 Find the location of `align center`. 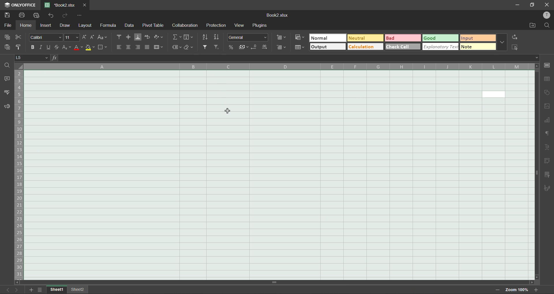

align center is located at coordinates (128, 48).